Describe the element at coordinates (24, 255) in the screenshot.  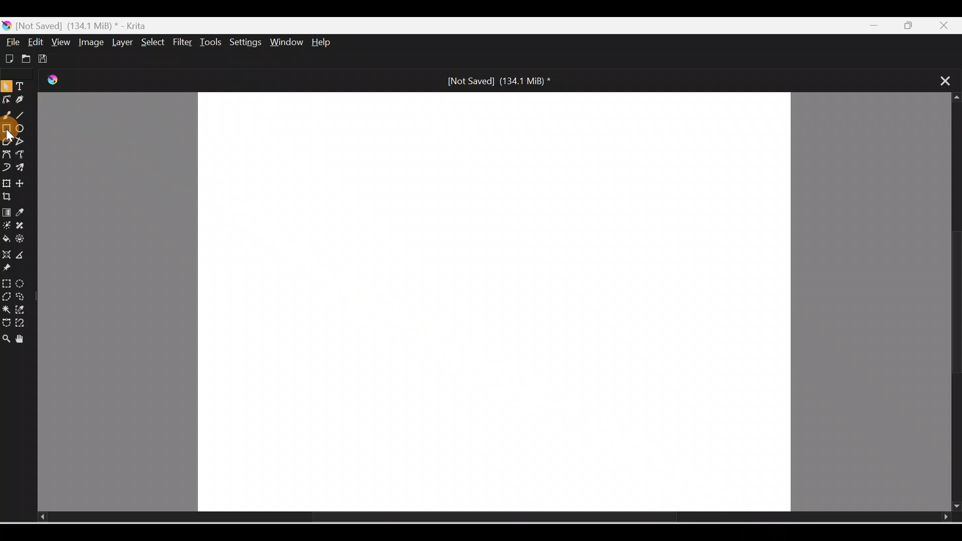
I see `Measure the distance between two points` at that location.